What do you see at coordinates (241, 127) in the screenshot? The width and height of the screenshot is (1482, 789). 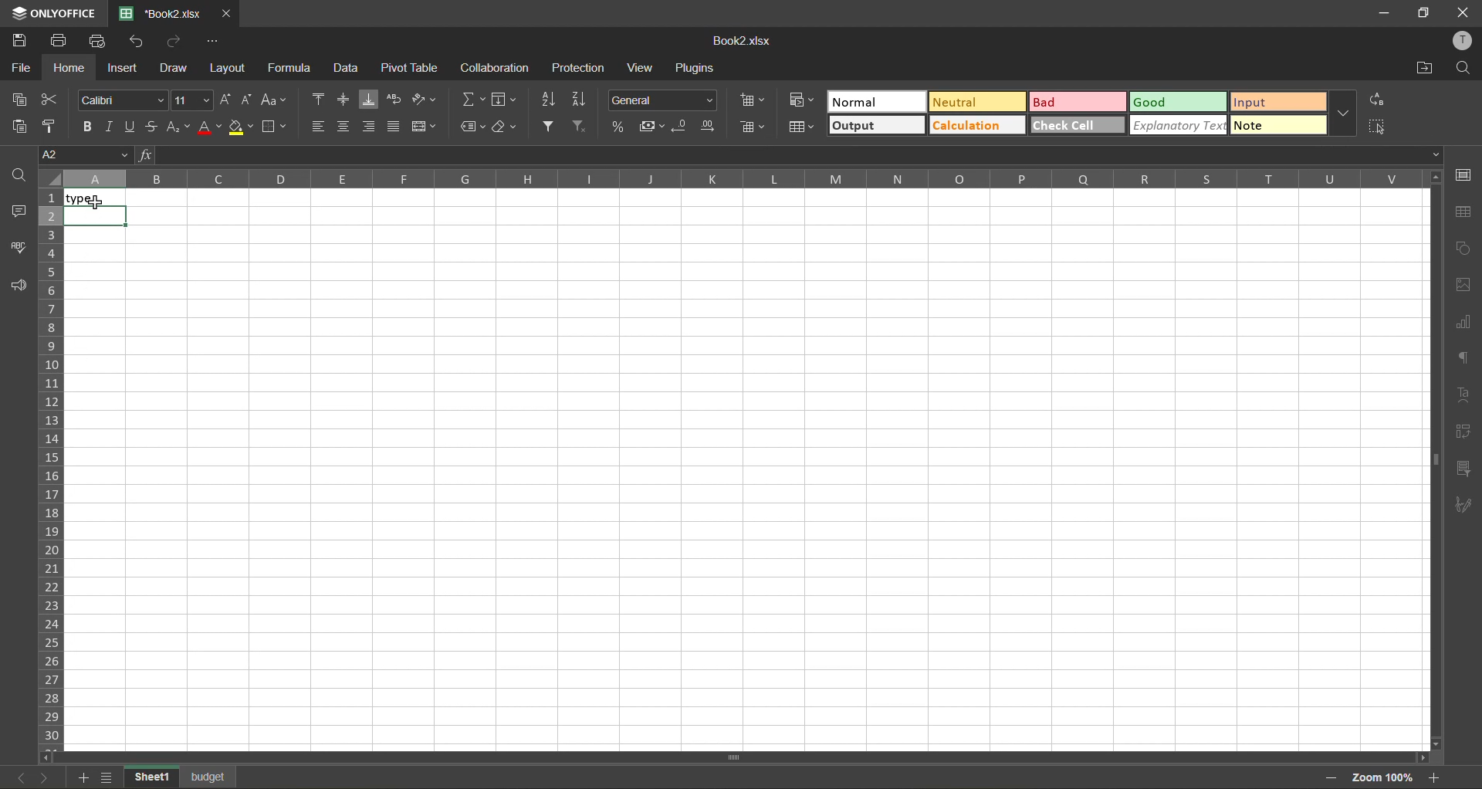 I see `fill color` at bounding box center [241, 127].